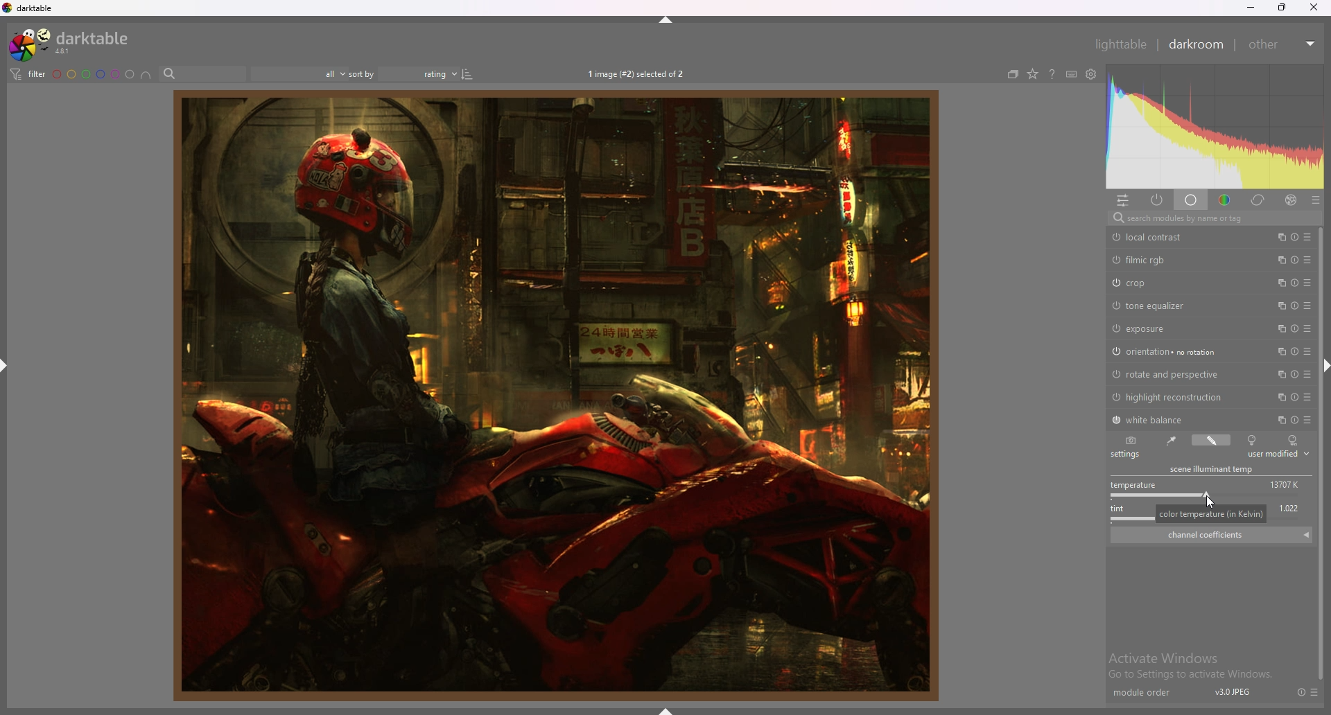 This screenshot has height=715, width=1331. Describe the element at coordinates (1154, 238) in the screenshot. I see `local contrast` at that location.